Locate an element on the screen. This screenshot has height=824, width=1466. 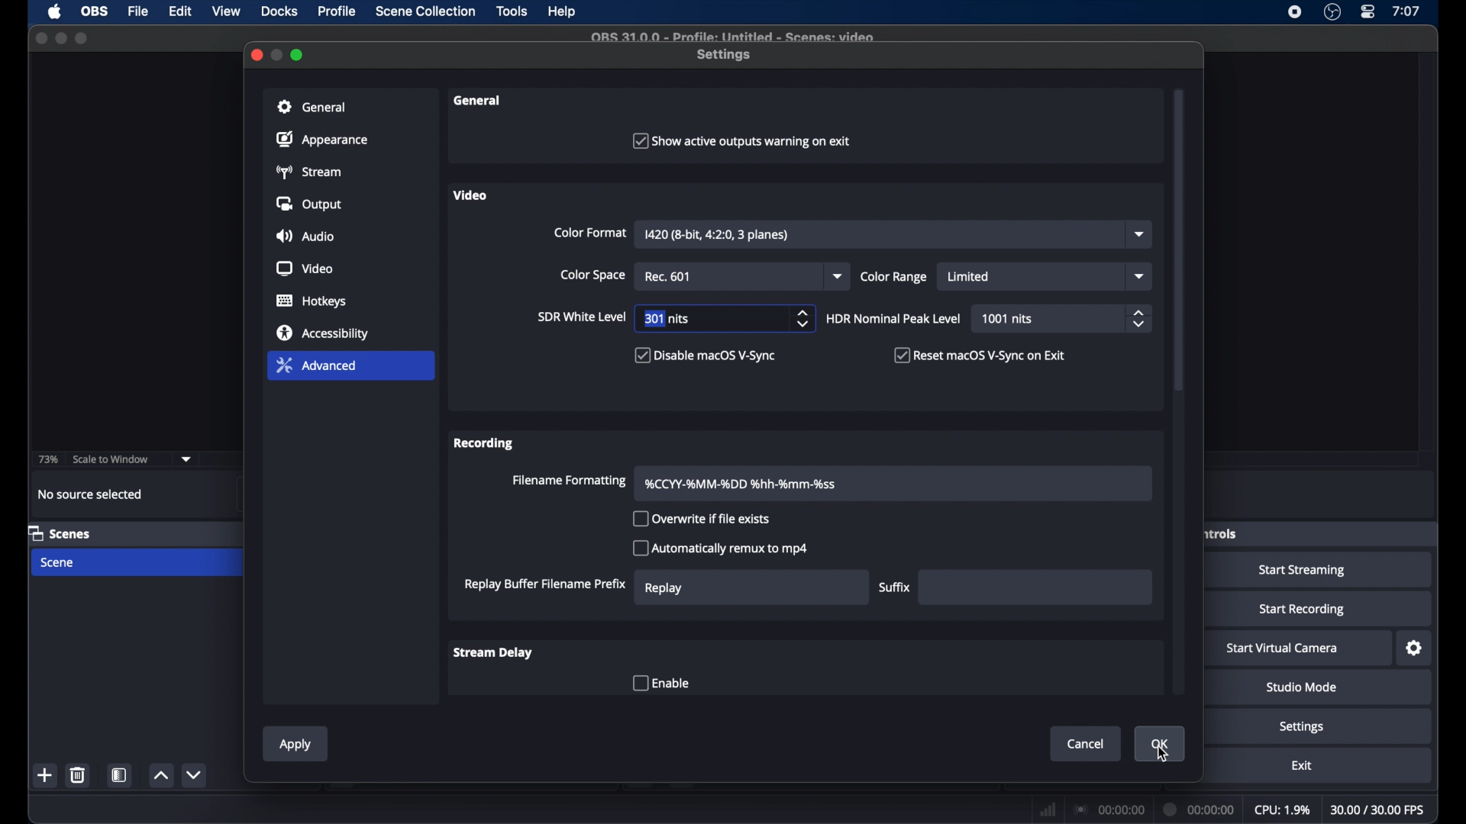
general is located at coordinates (313, 108).